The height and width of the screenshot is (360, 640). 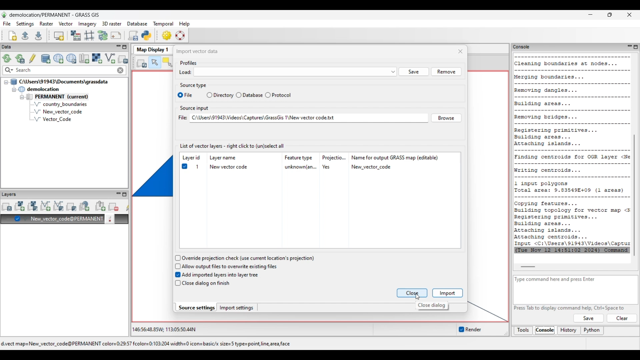 What do you see at coordinates (32, 206) in the screenshot?
I see `Add various raster map layers` at bounding box center [32, 206].